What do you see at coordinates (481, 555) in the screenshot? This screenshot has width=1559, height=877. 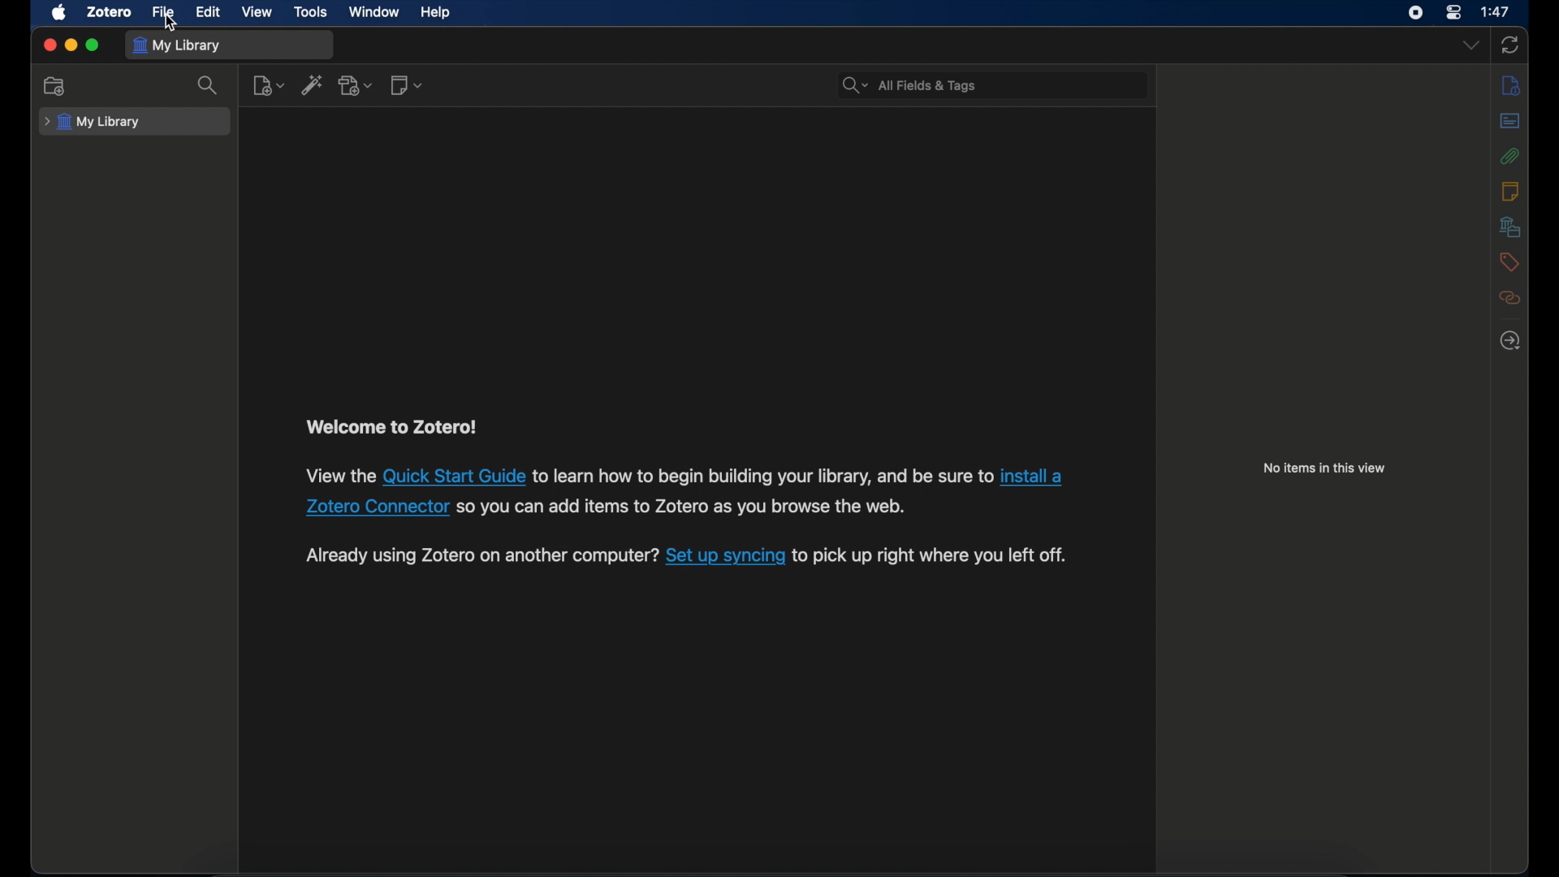 I see `Already using Zotero on another computer?` at bounding box center [481, 555].